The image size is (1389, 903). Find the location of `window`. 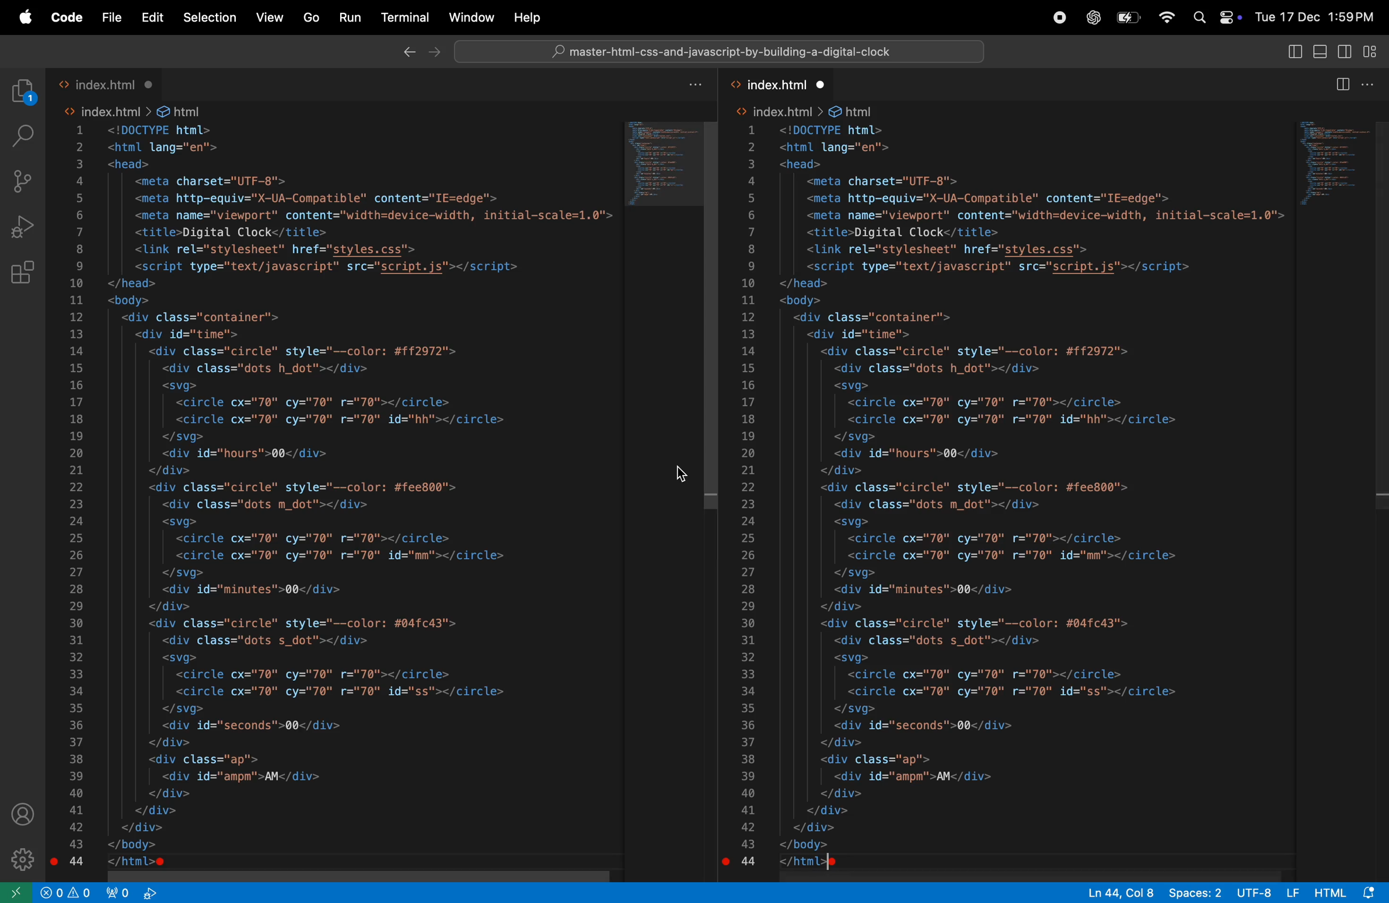

window is located at coordinates (470, 16).